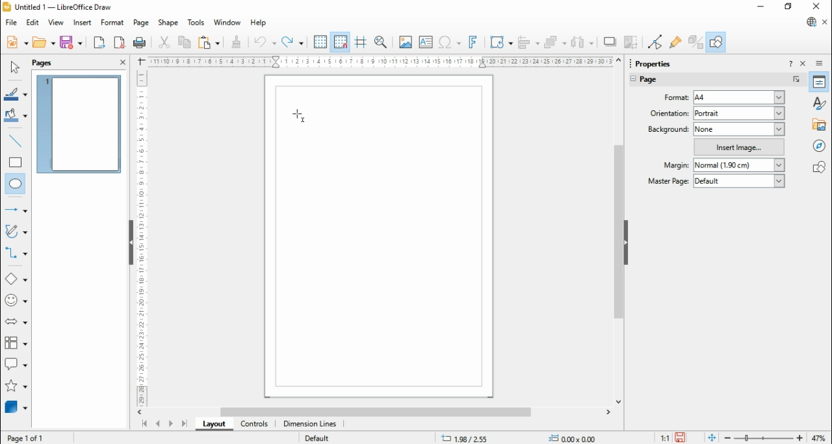  I want to click on close windo, so click(818, 7).